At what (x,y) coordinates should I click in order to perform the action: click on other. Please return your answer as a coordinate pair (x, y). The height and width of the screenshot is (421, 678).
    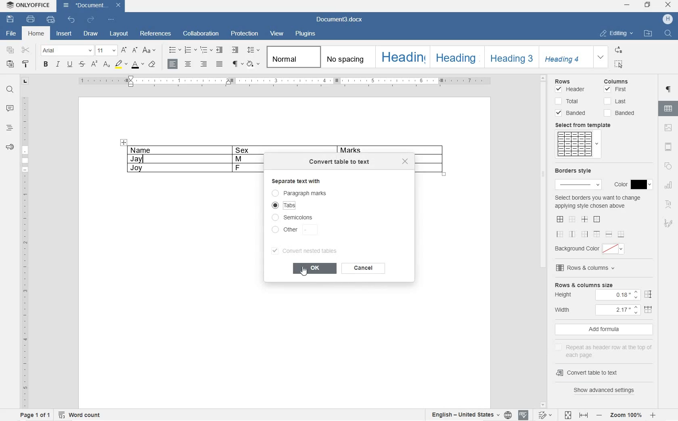
    Looking at the image, I should click on (294, 230).